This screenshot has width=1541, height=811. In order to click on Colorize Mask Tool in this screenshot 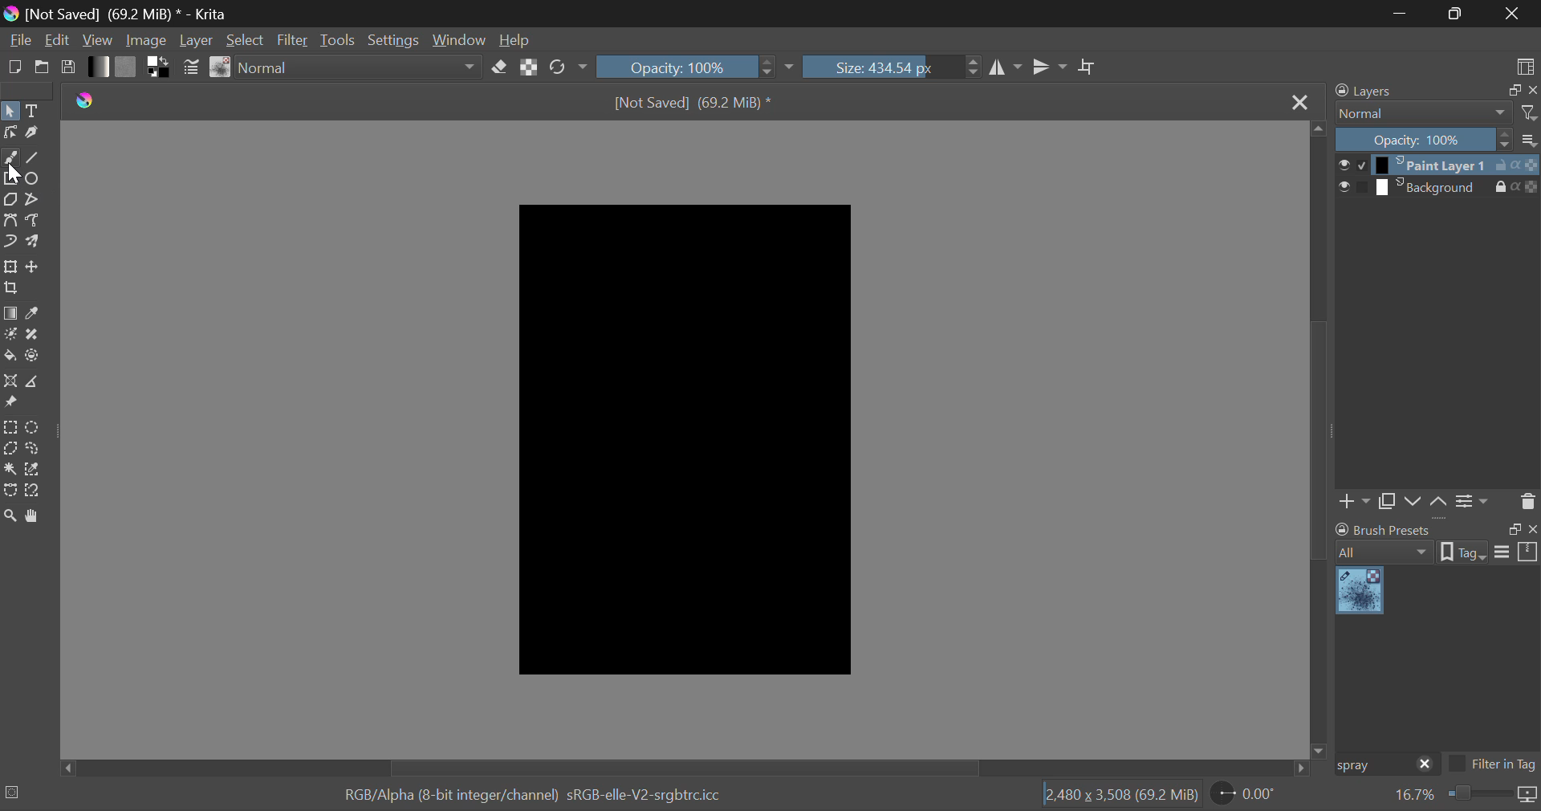, I will do `click(10, 336)`.